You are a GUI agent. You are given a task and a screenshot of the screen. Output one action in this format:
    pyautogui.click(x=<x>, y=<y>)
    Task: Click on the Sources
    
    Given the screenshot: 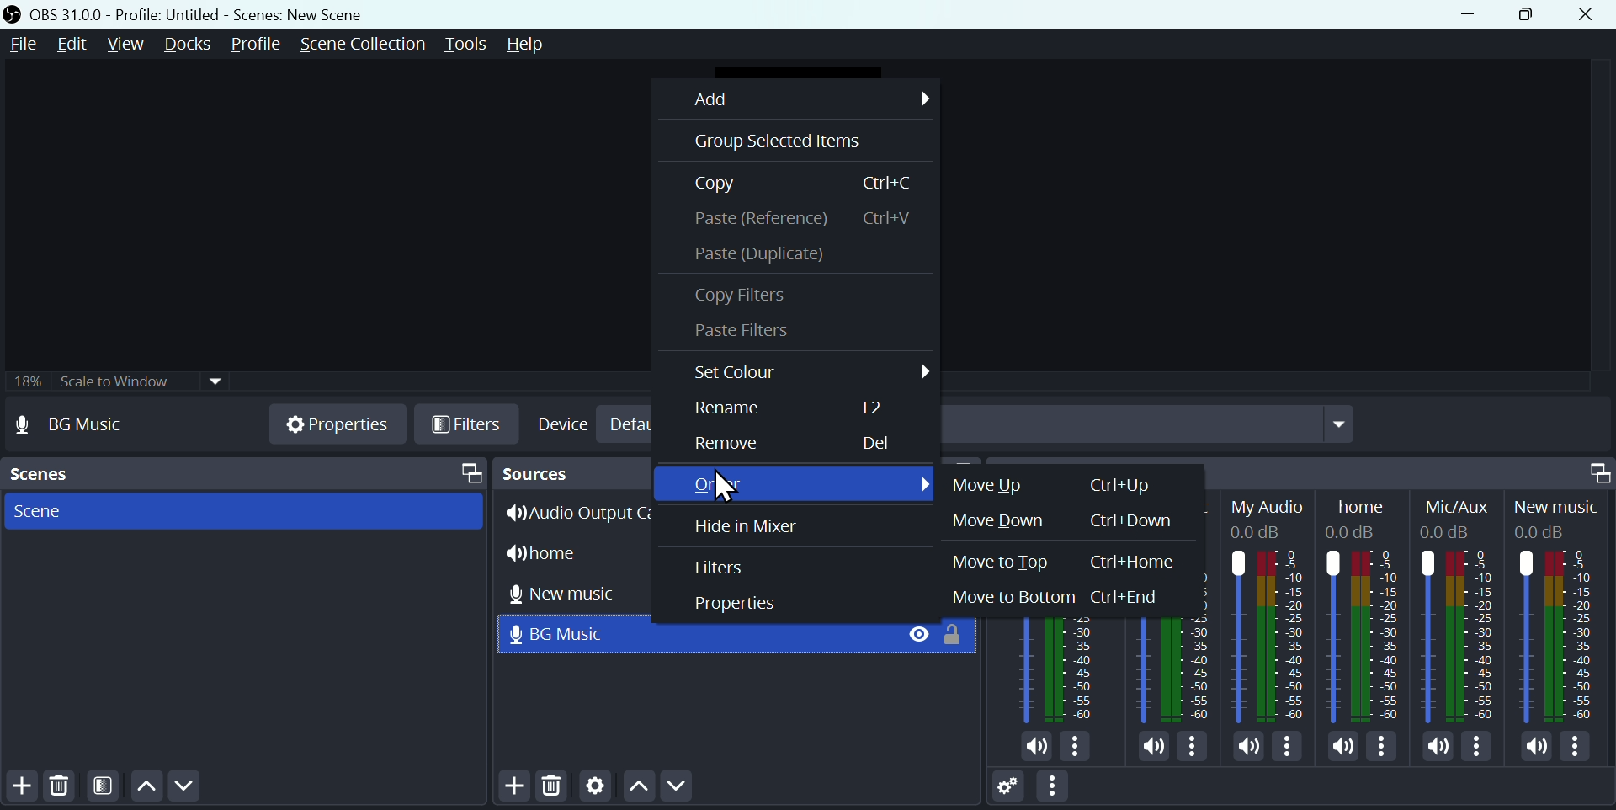 What is the action you would take?
    pyautogui.click(x=569, y=472)
    